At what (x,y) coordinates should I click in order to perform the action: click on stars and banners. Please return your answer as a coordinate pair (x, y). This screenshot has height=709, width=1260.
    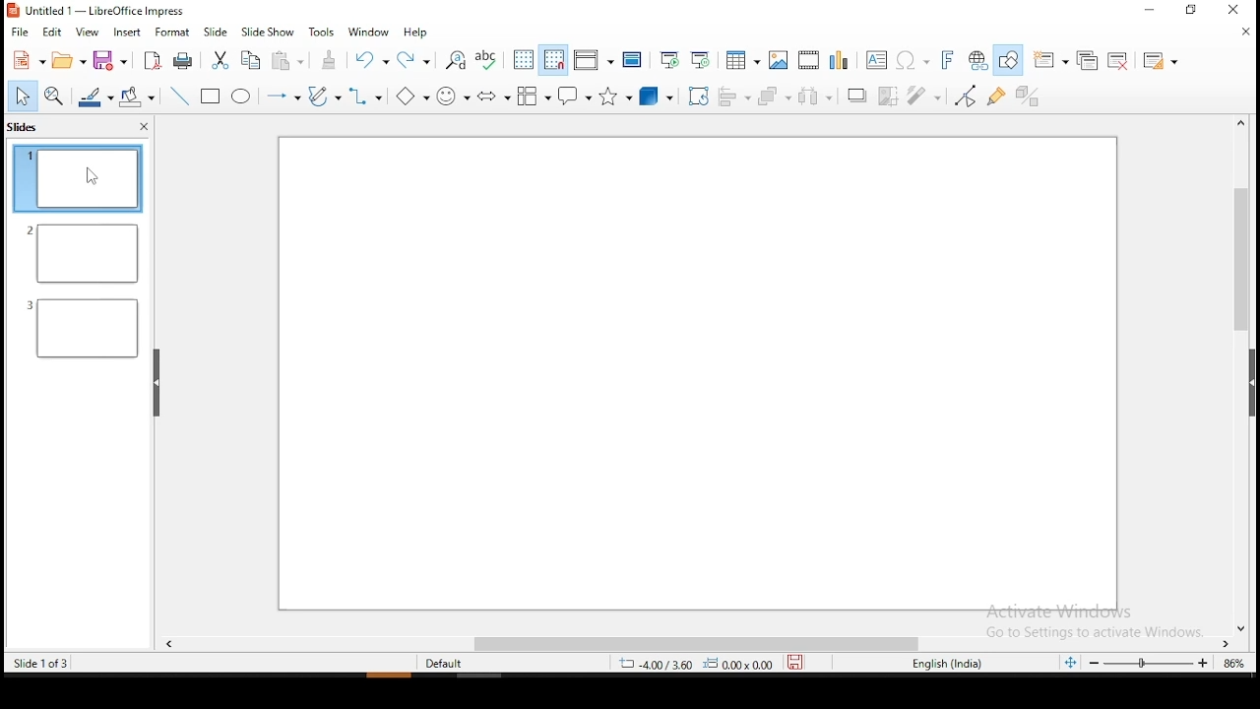
    Looking at the image, I should click on (616, 97).